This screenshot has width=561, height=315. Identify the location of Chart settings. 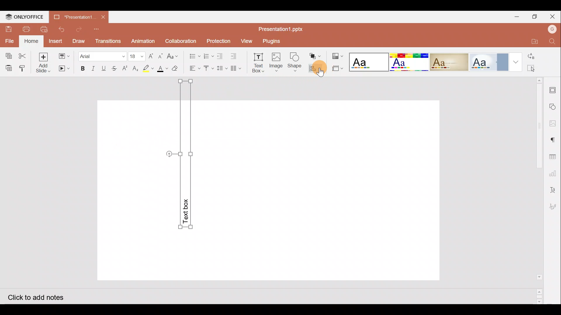
(554, 174).